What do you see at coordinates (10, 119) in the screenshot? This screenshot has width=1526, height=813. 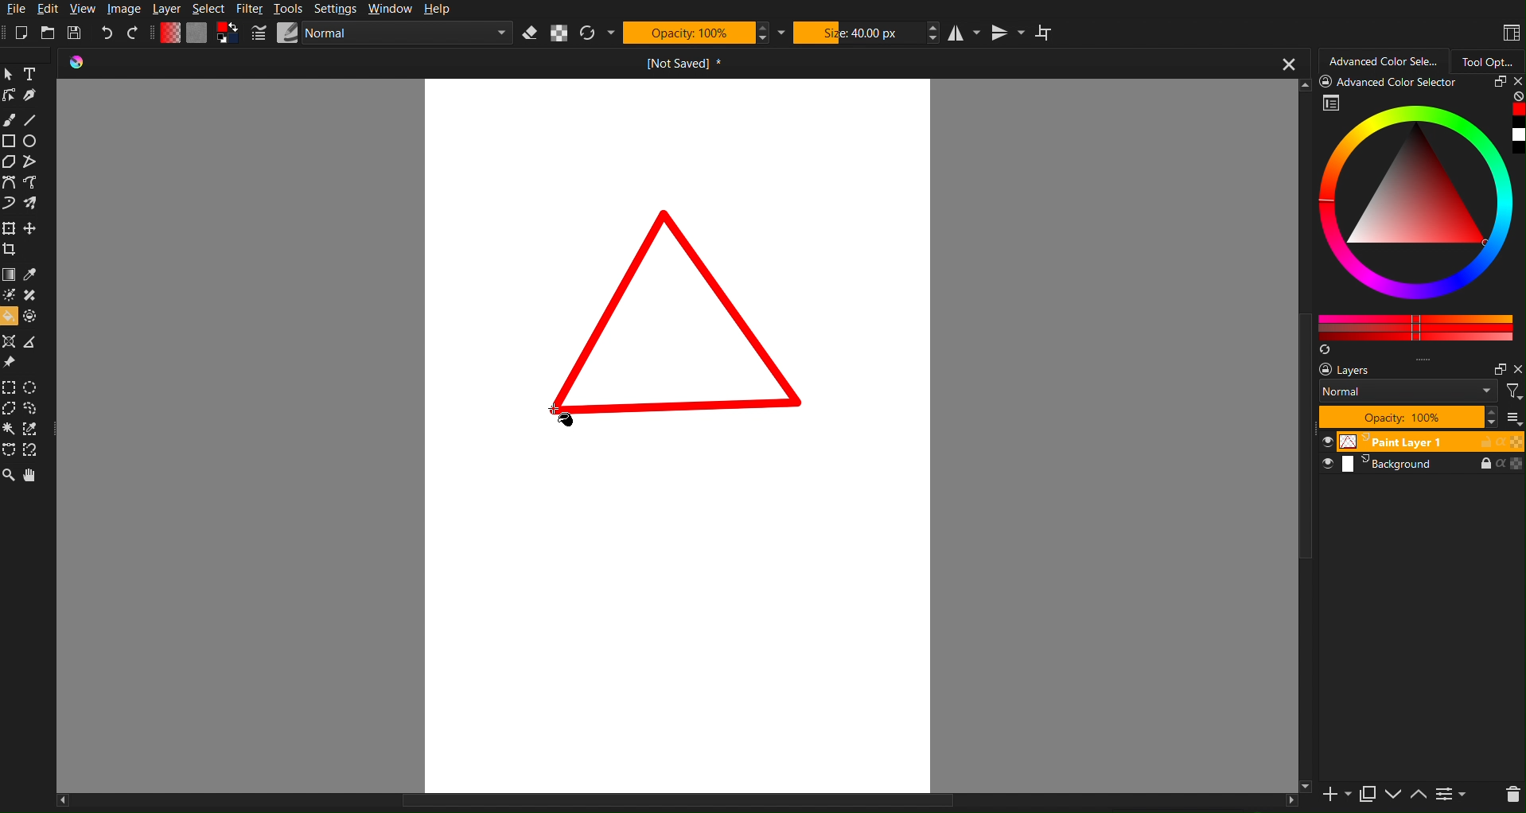 I see `Brush Tools` at bounding box center [10, 119].